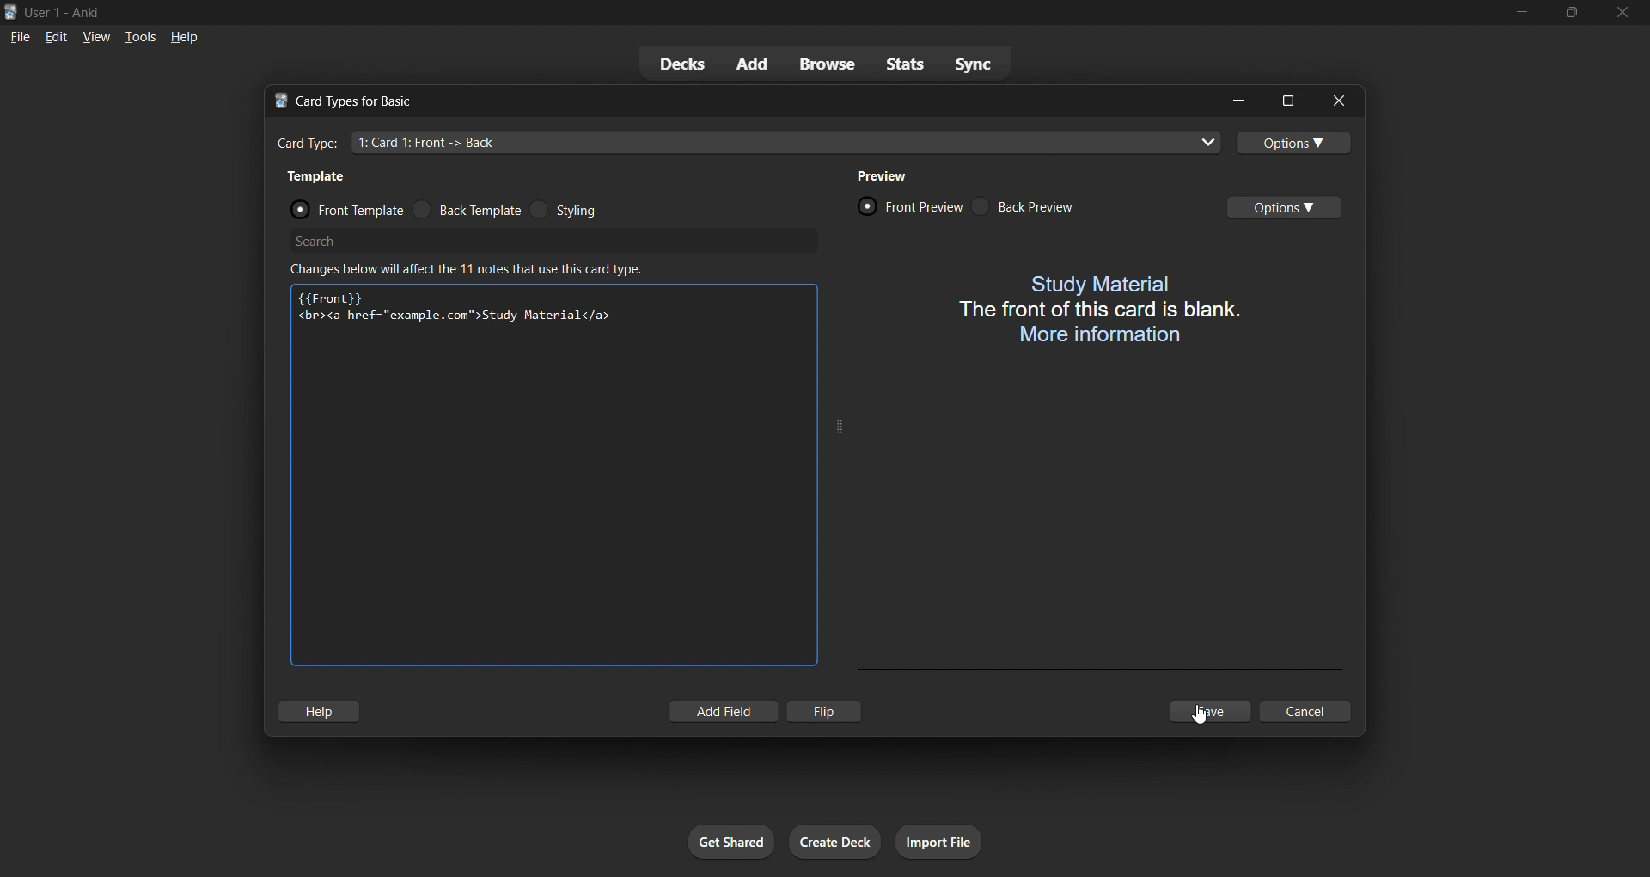 The height and width of the screenshot is (877, 1650). What do you see at coordinates (1237, 101) in the screenshot?
I see `minimize` at bounding box center [1237, 101].